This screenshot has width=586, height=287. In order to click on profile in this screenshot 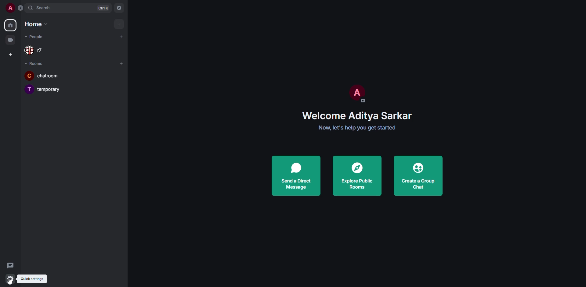, I will do `click(11, 8)`.